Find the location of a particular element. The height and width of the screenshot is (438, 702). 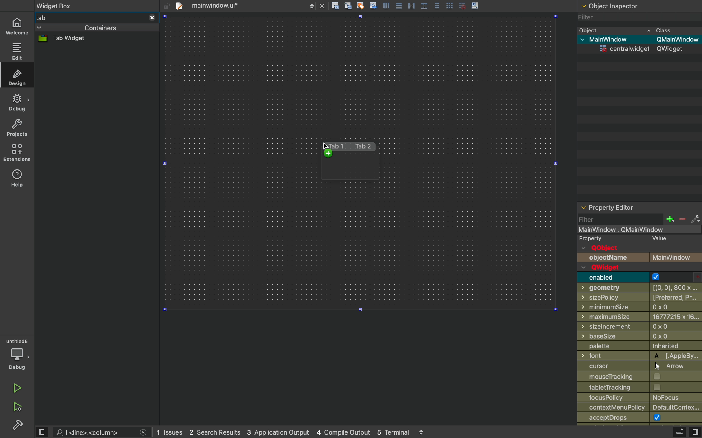

settings is located at coordinates (695, 219).